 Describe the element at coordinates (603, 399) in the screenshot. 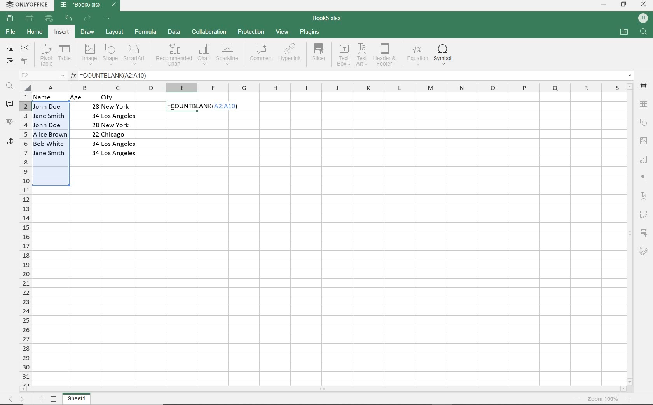

I see `zoom 100%` at that location.